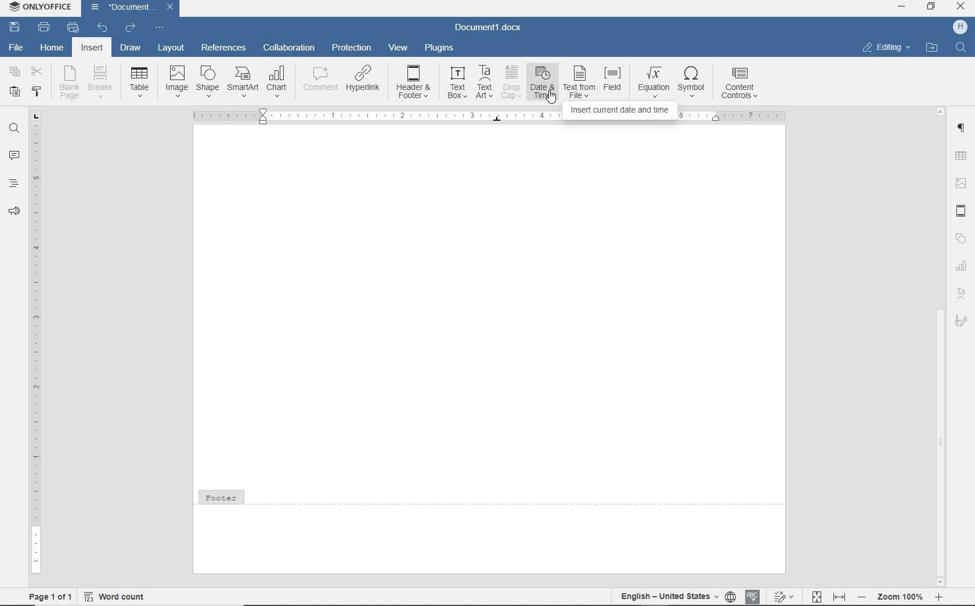  Describe the element at coordinates (34, 343) in the screenshot. I see `ruler` at that location.